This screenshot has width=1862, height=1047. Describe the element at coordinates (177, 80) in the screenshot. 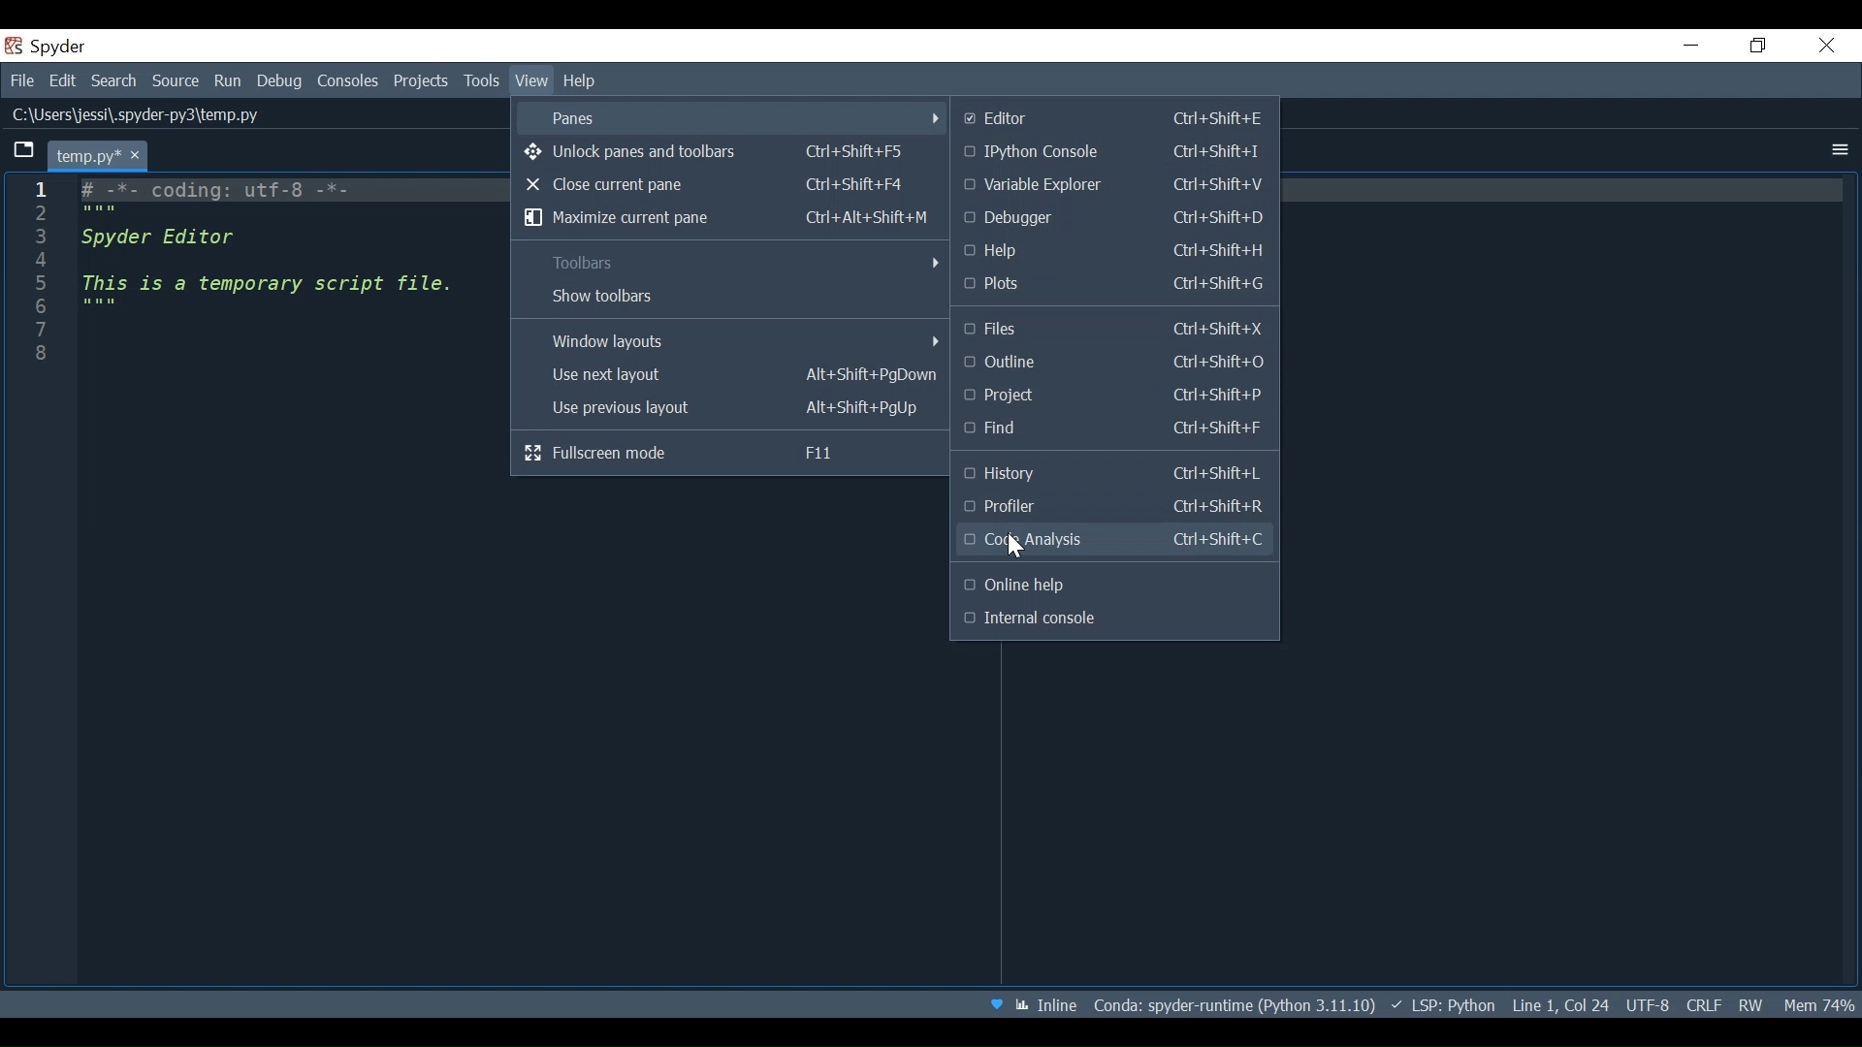

I see `Source` at that location.